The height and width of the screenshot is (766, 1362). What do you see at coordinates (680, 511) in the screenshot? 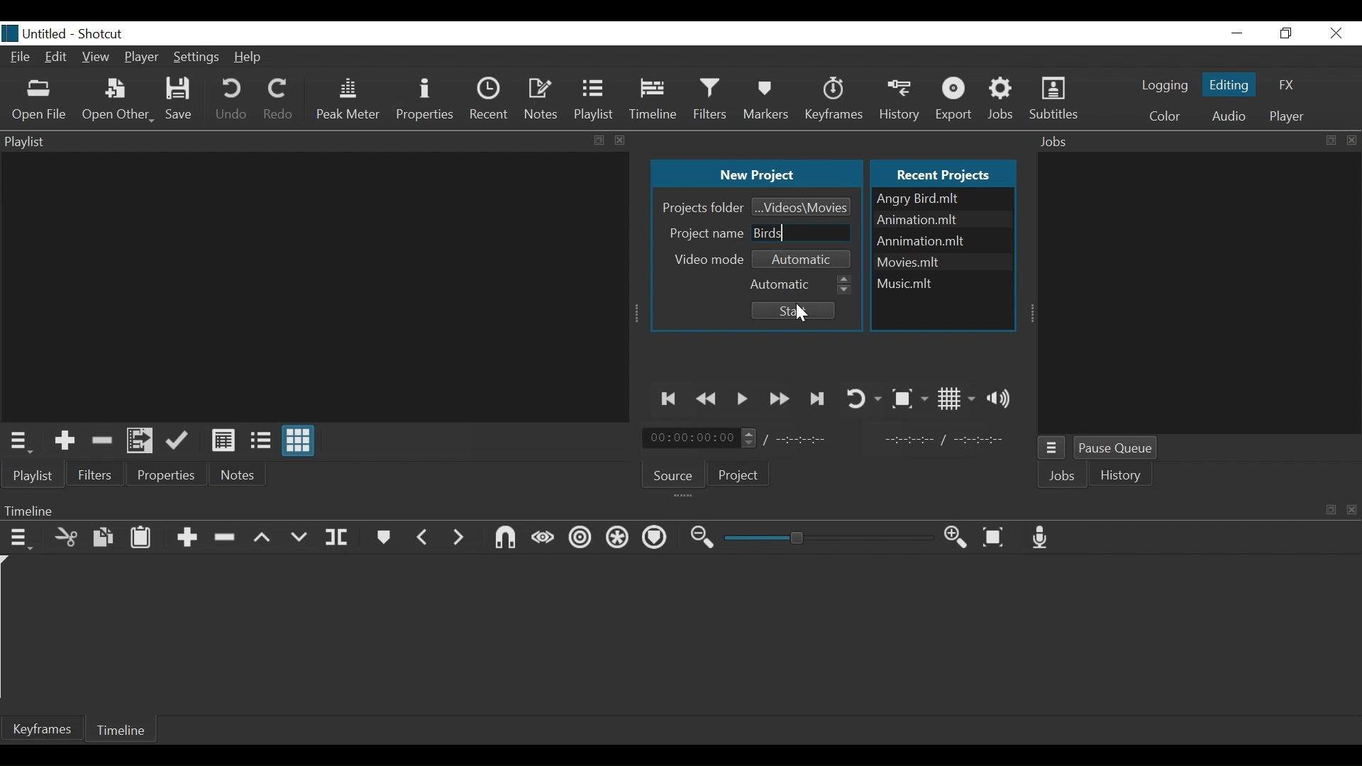
I see `Timeline Panel` at bounding box center [680, 511].